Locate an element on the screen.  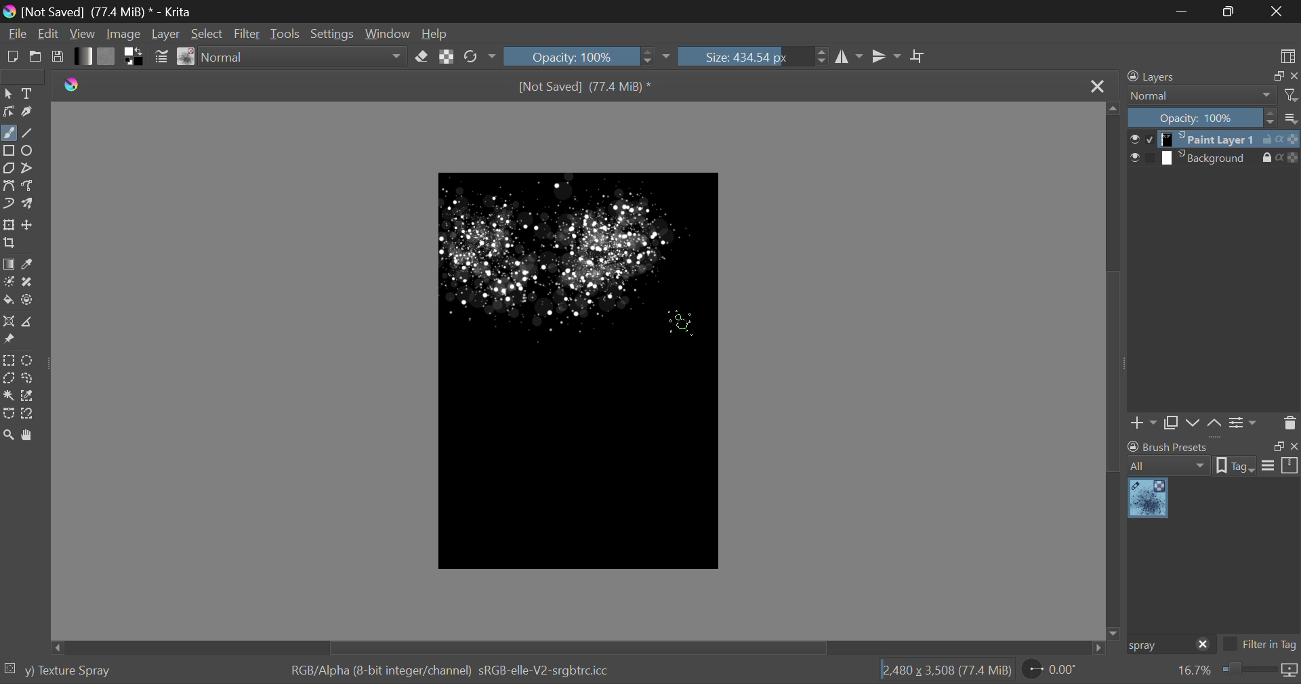
restore is located at coordinates (1276, 446).